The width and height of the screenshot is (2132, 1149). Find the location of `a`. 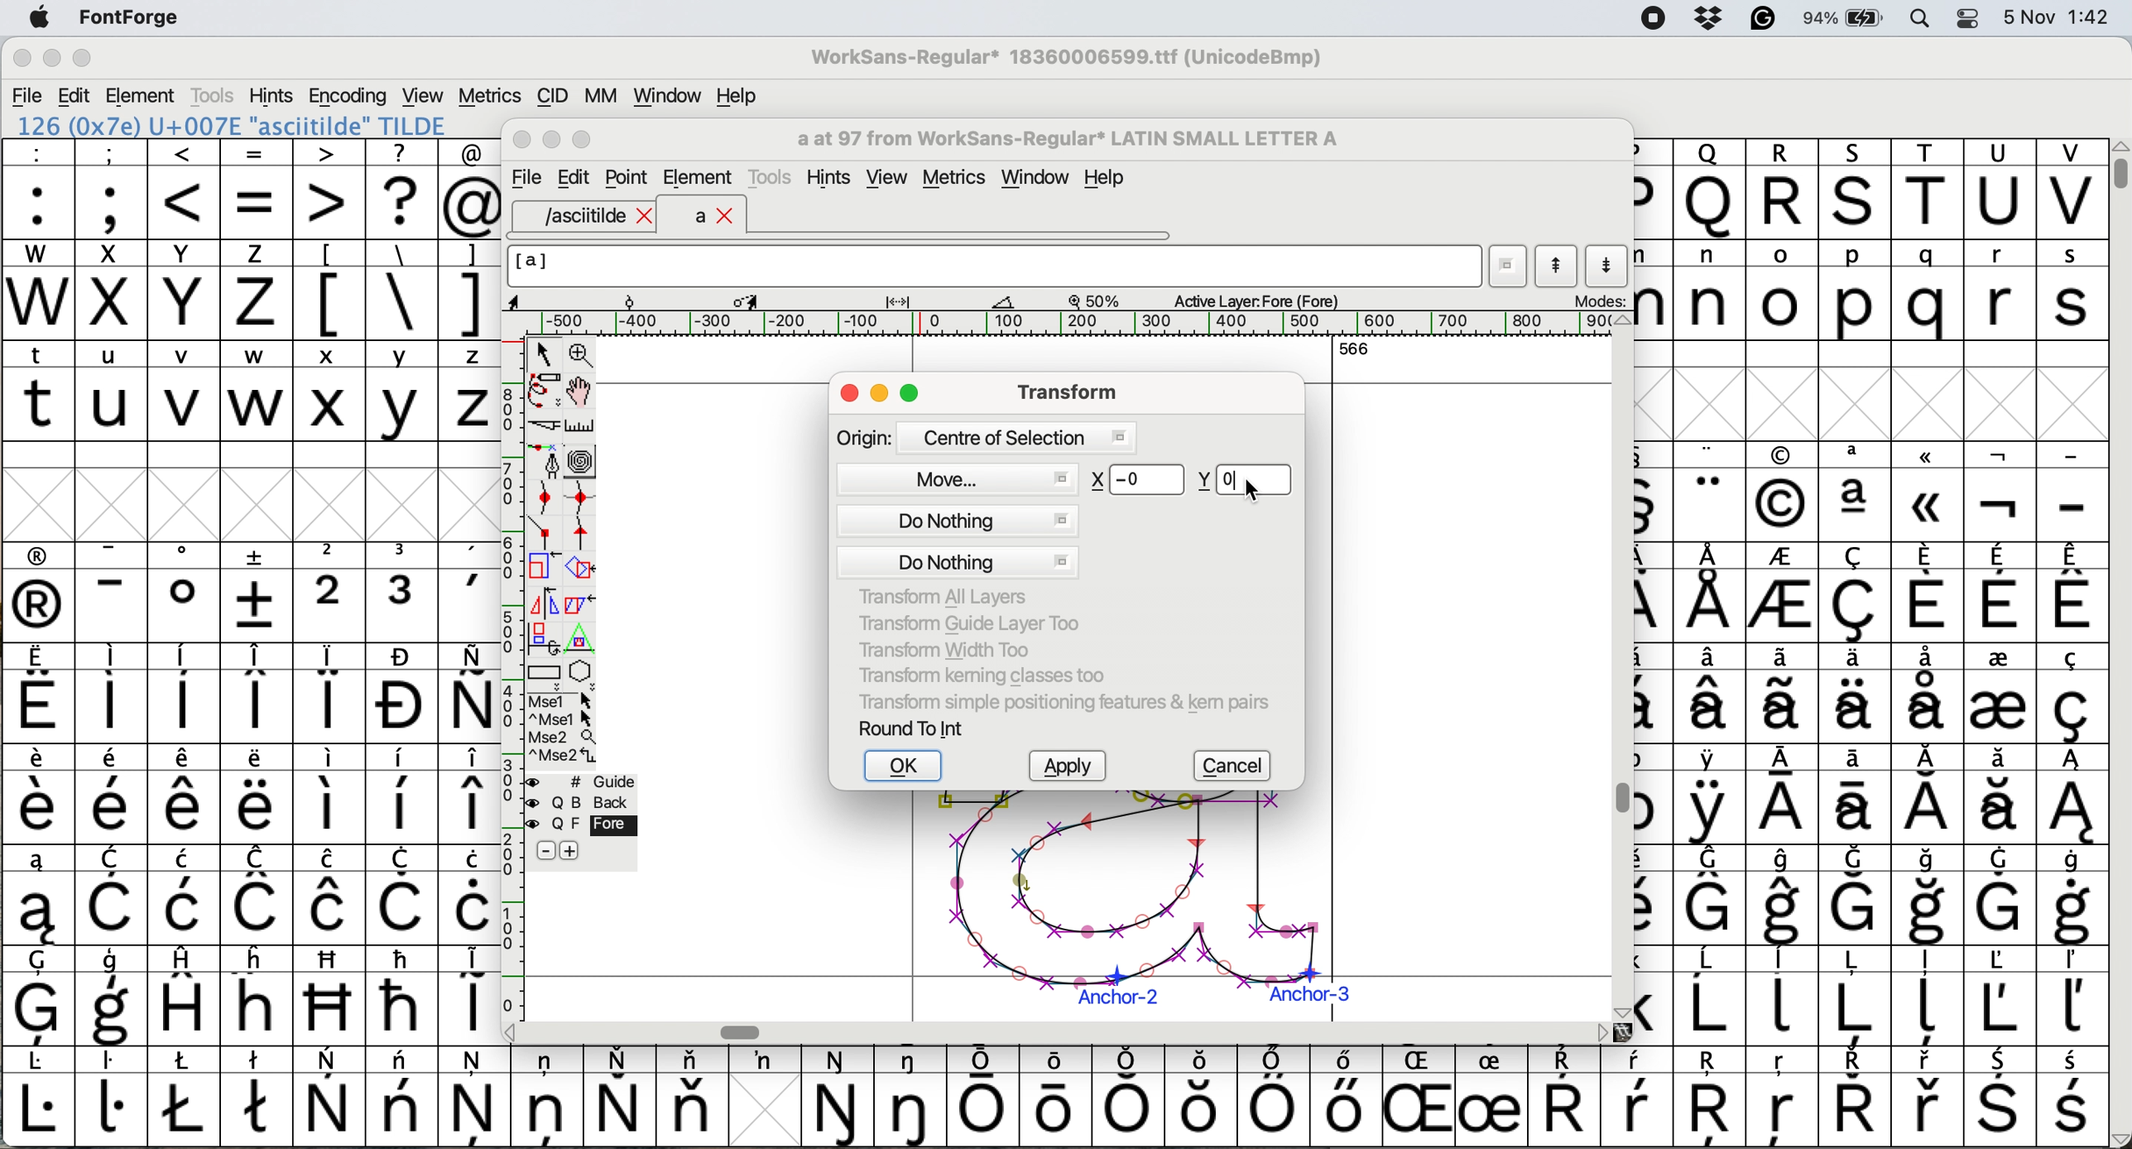

a is located at coordinates (715, 217).